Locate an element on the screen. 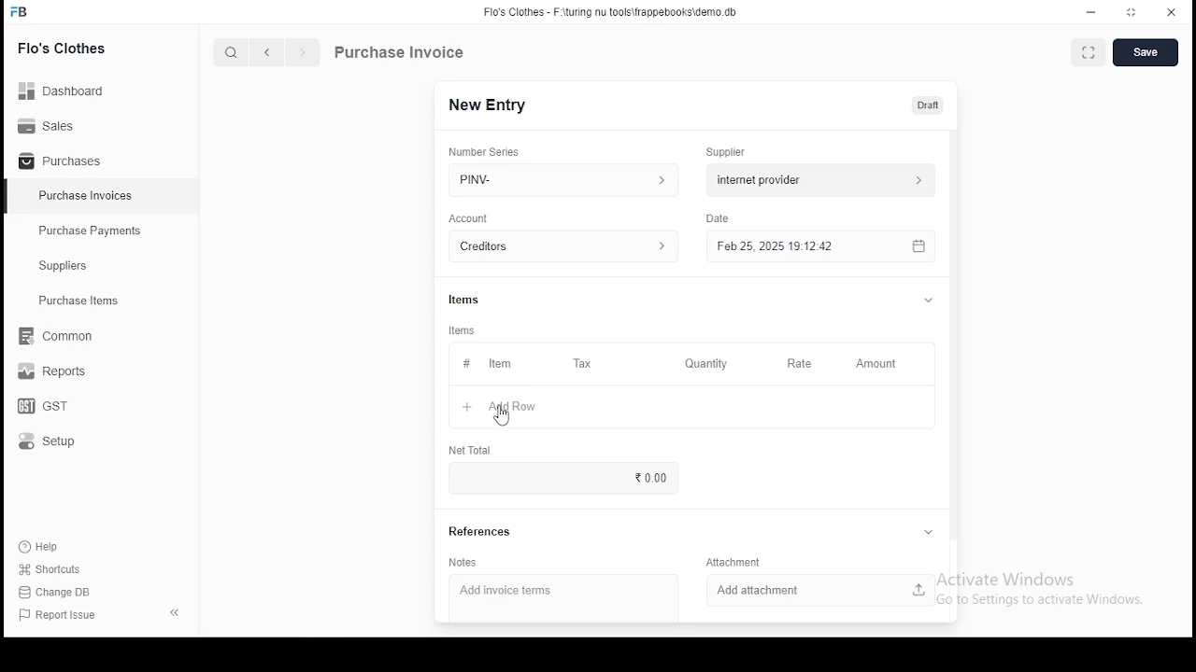 The width and height of the screenshot is (1196, 672). Supplier is located at coordinates (727, 152).